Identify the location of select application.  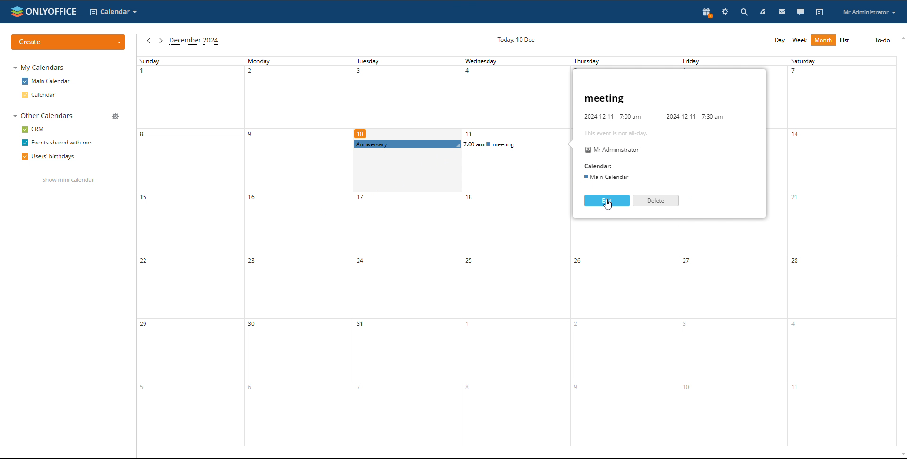
(113, 12).